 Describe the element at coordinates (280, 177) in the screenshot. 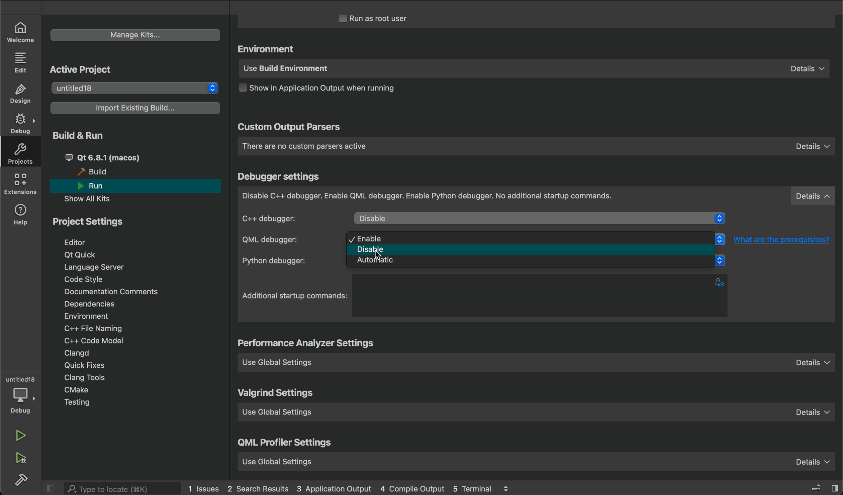

I see `debugger settings` at that location.